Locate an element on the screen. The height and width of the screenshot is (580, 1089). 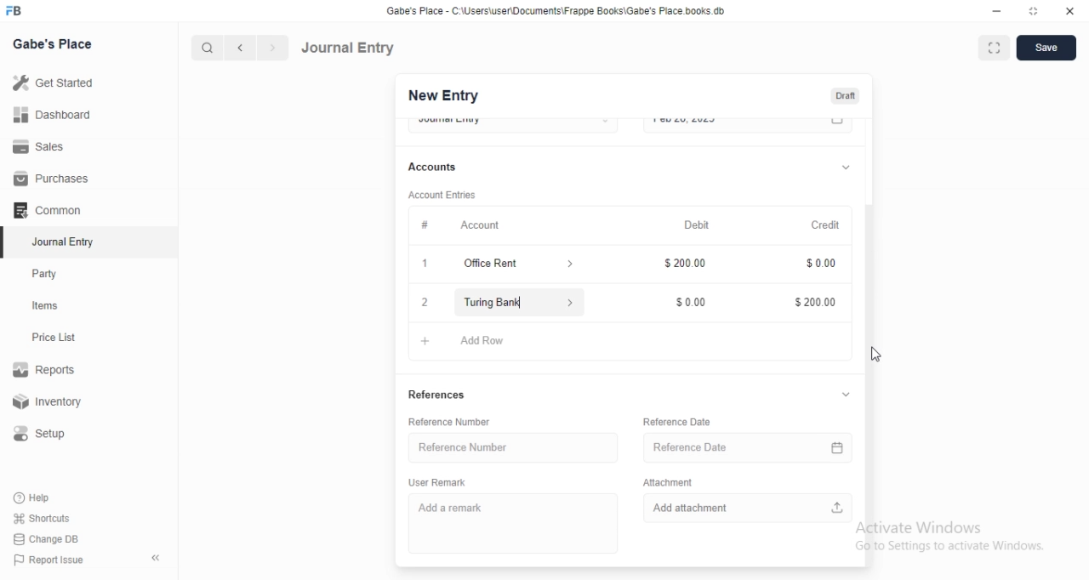
Account Entries. is located at coordinates (441, 195).